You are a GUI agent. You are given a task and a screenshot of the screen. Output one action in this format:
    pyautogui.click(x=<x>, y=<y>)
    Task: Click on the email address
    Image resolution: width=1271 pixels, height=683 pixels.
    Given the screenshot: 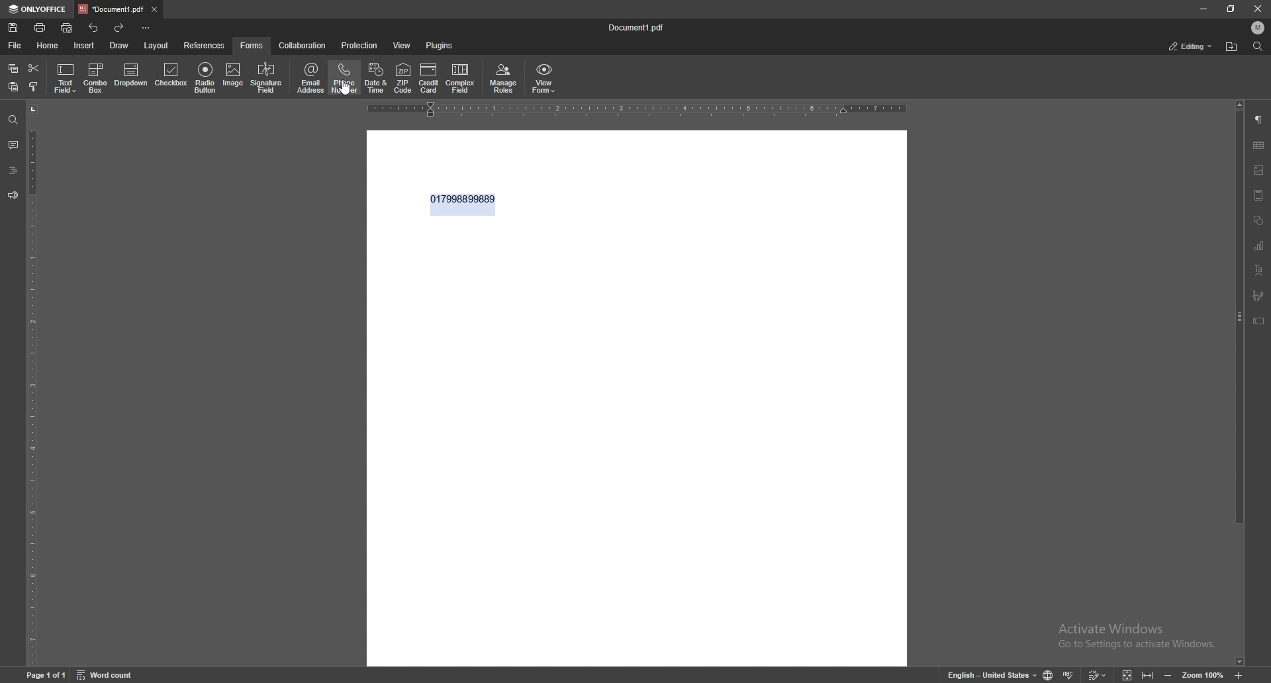 What is the action you would take?
    pyautogui.click(x=310, y=77)
    